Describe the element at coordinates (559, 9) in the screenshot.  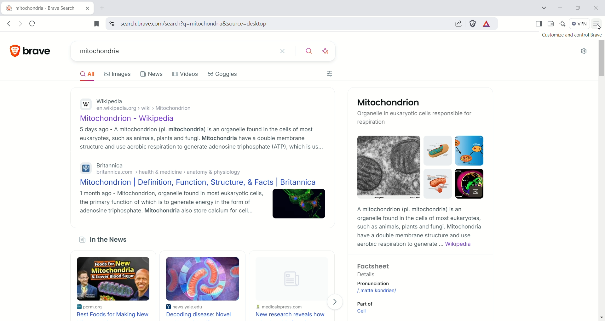
I see `minimize` at that location.